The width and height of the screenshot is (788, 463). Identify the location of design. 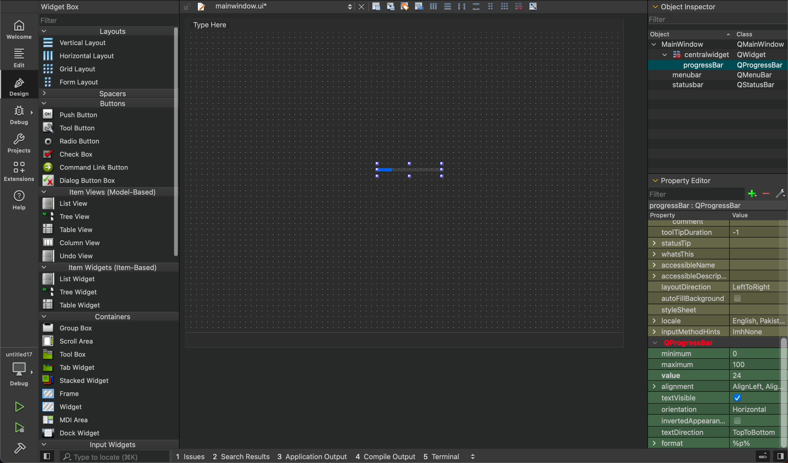
(21, 86).